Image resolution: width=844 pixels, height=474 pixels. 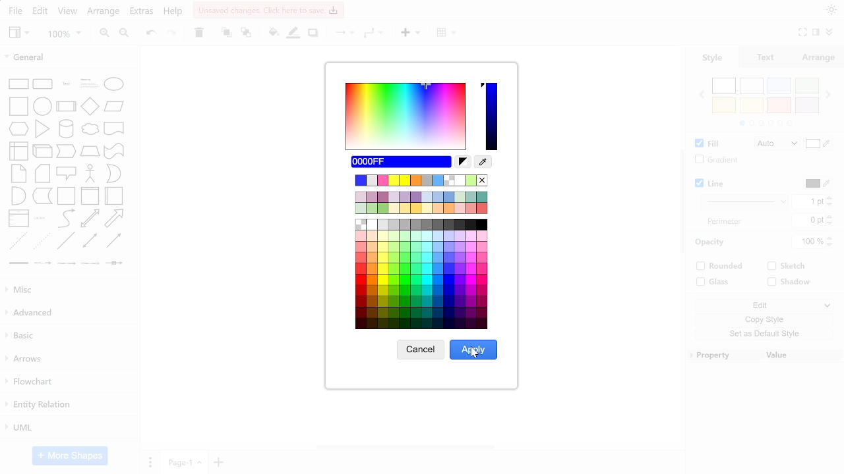 I want to click on connectors, so click(x=342, y=34).